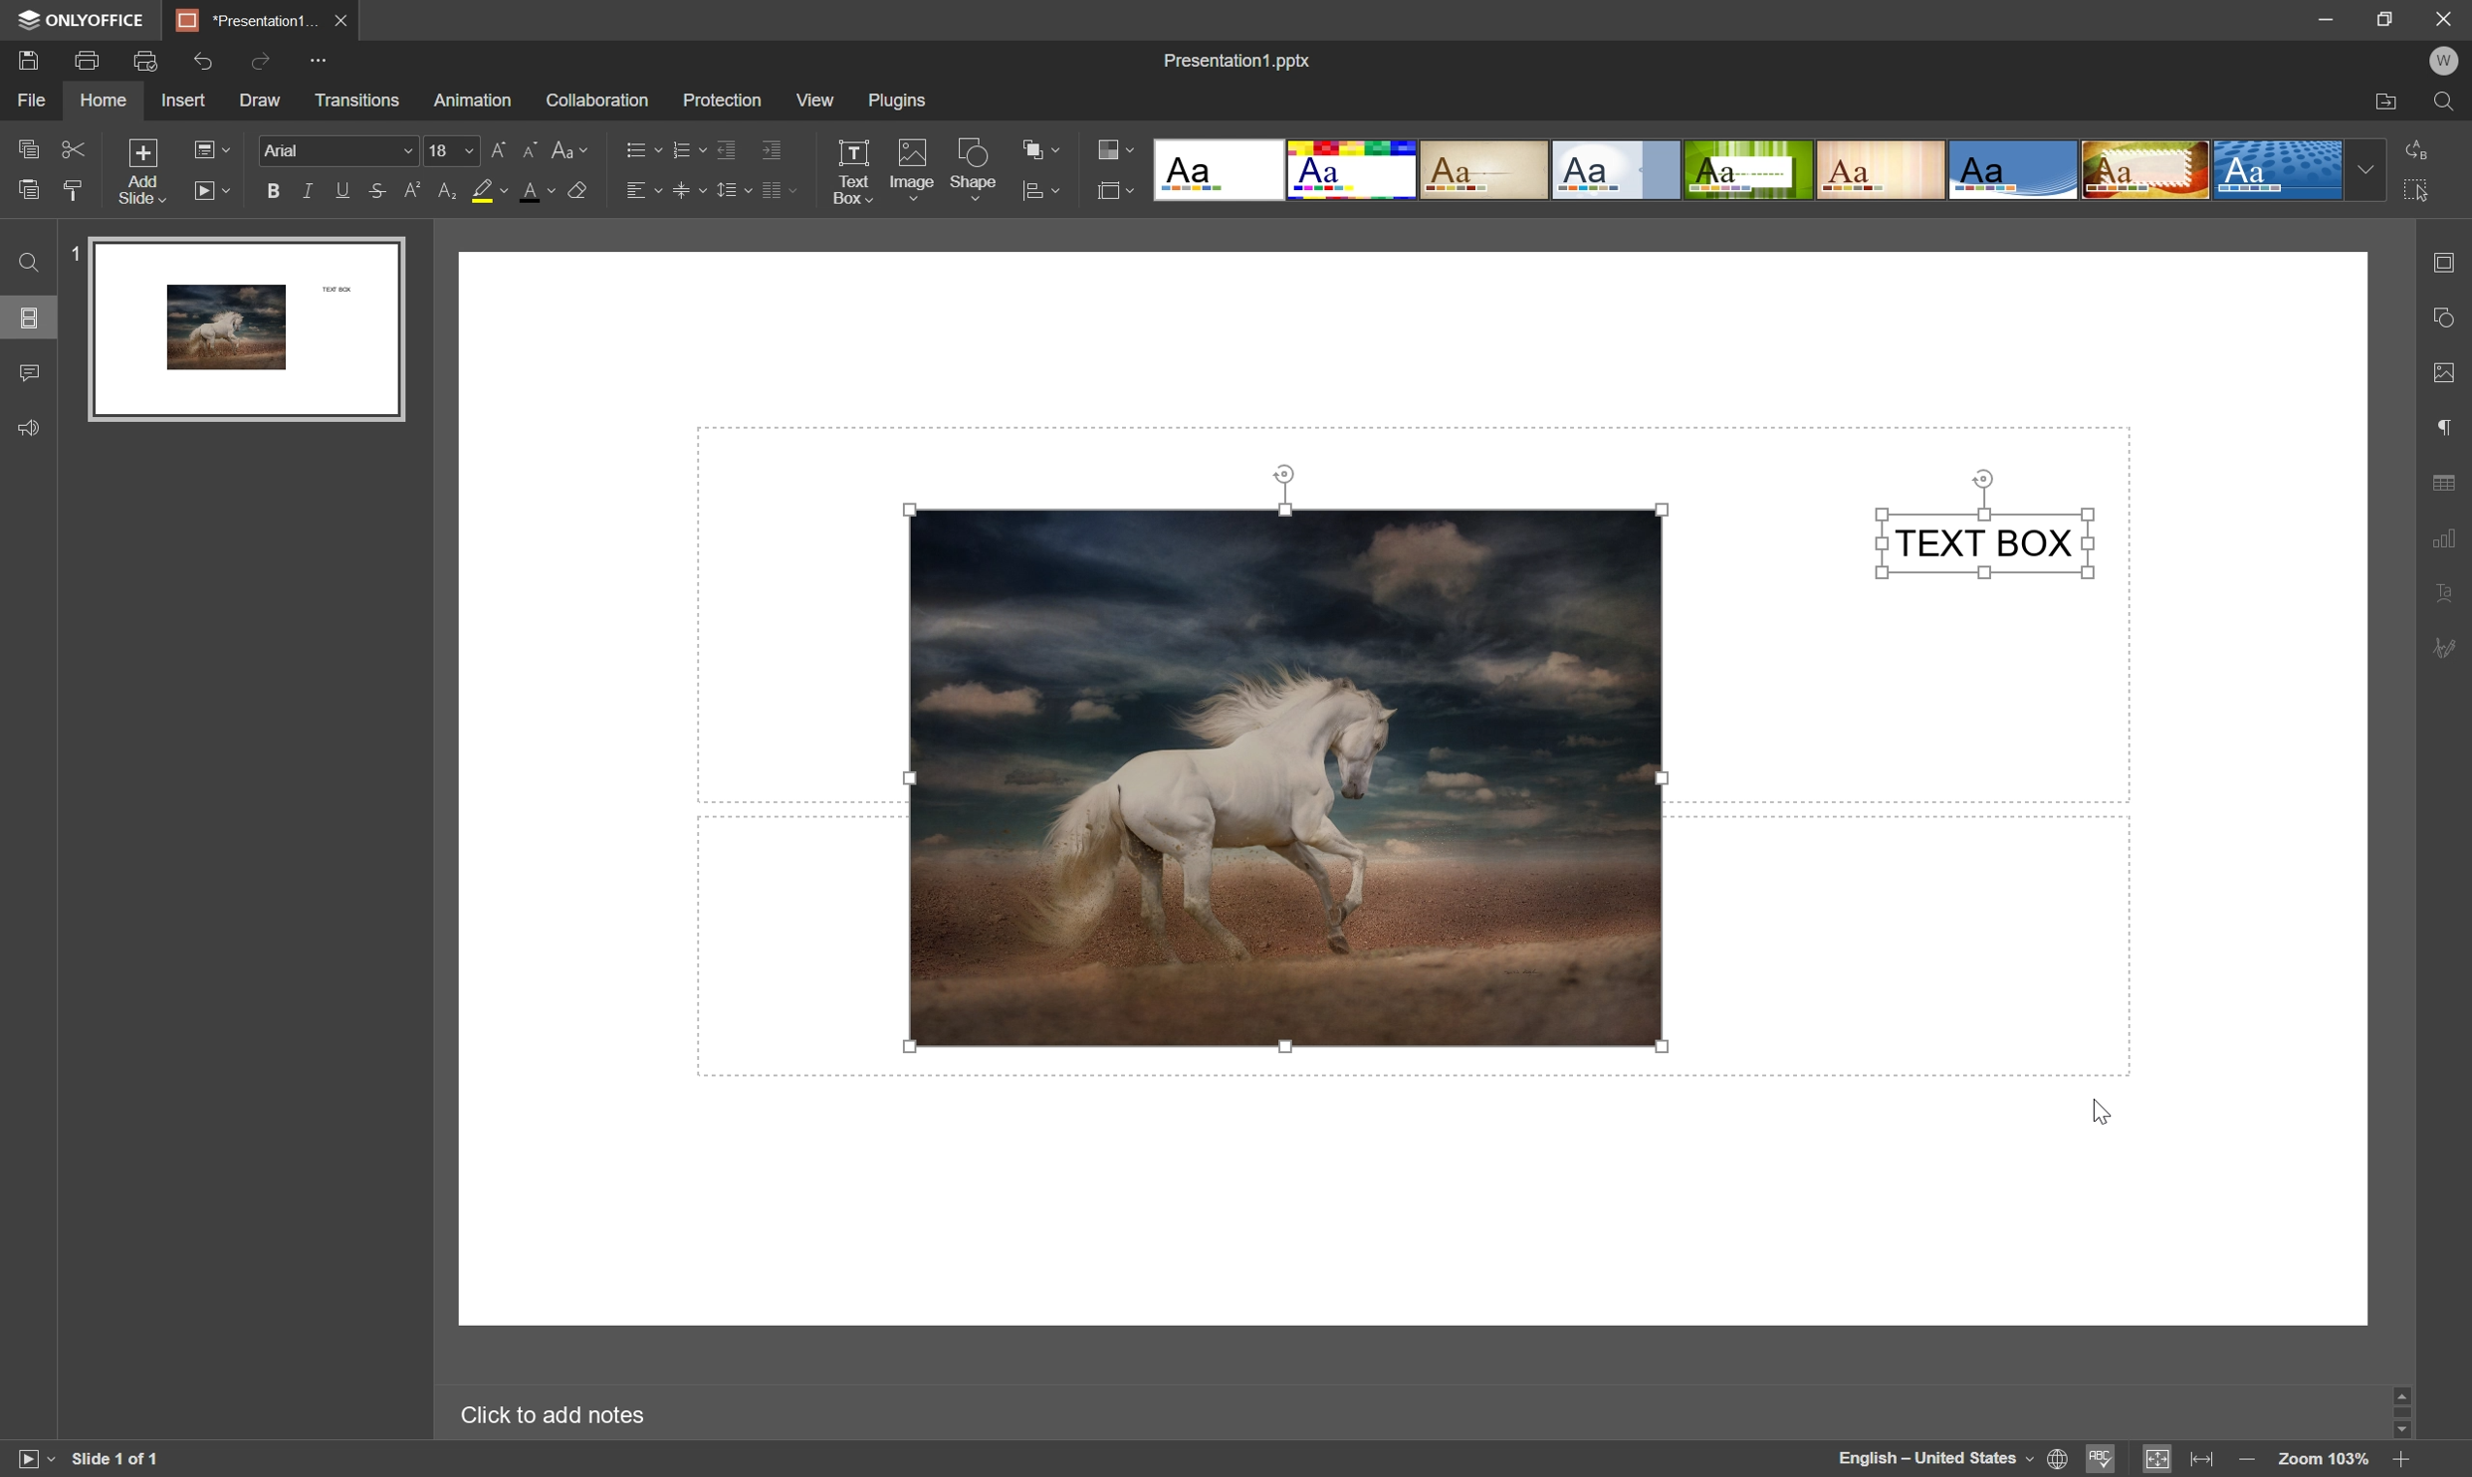  I want to click on Lines, so click(1881, 169).